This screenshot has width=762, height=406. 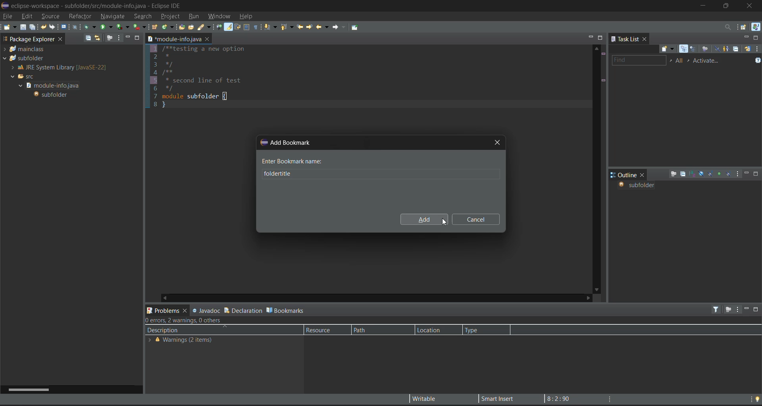 I want to click on new, so click(x=9, y=27).